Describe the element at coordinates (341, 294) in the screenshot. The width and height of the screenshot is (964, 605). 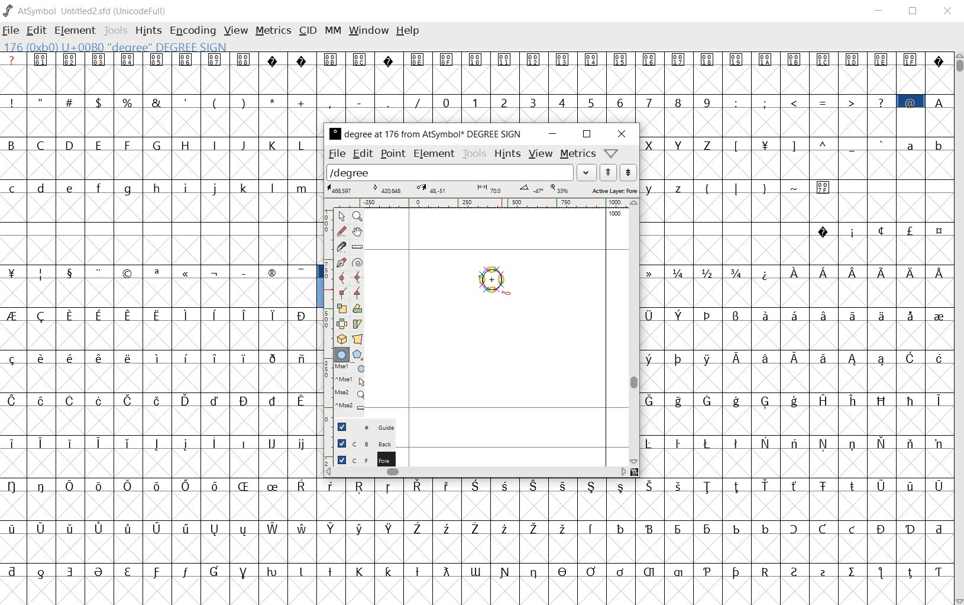
I see `Add a corner point` at that location.